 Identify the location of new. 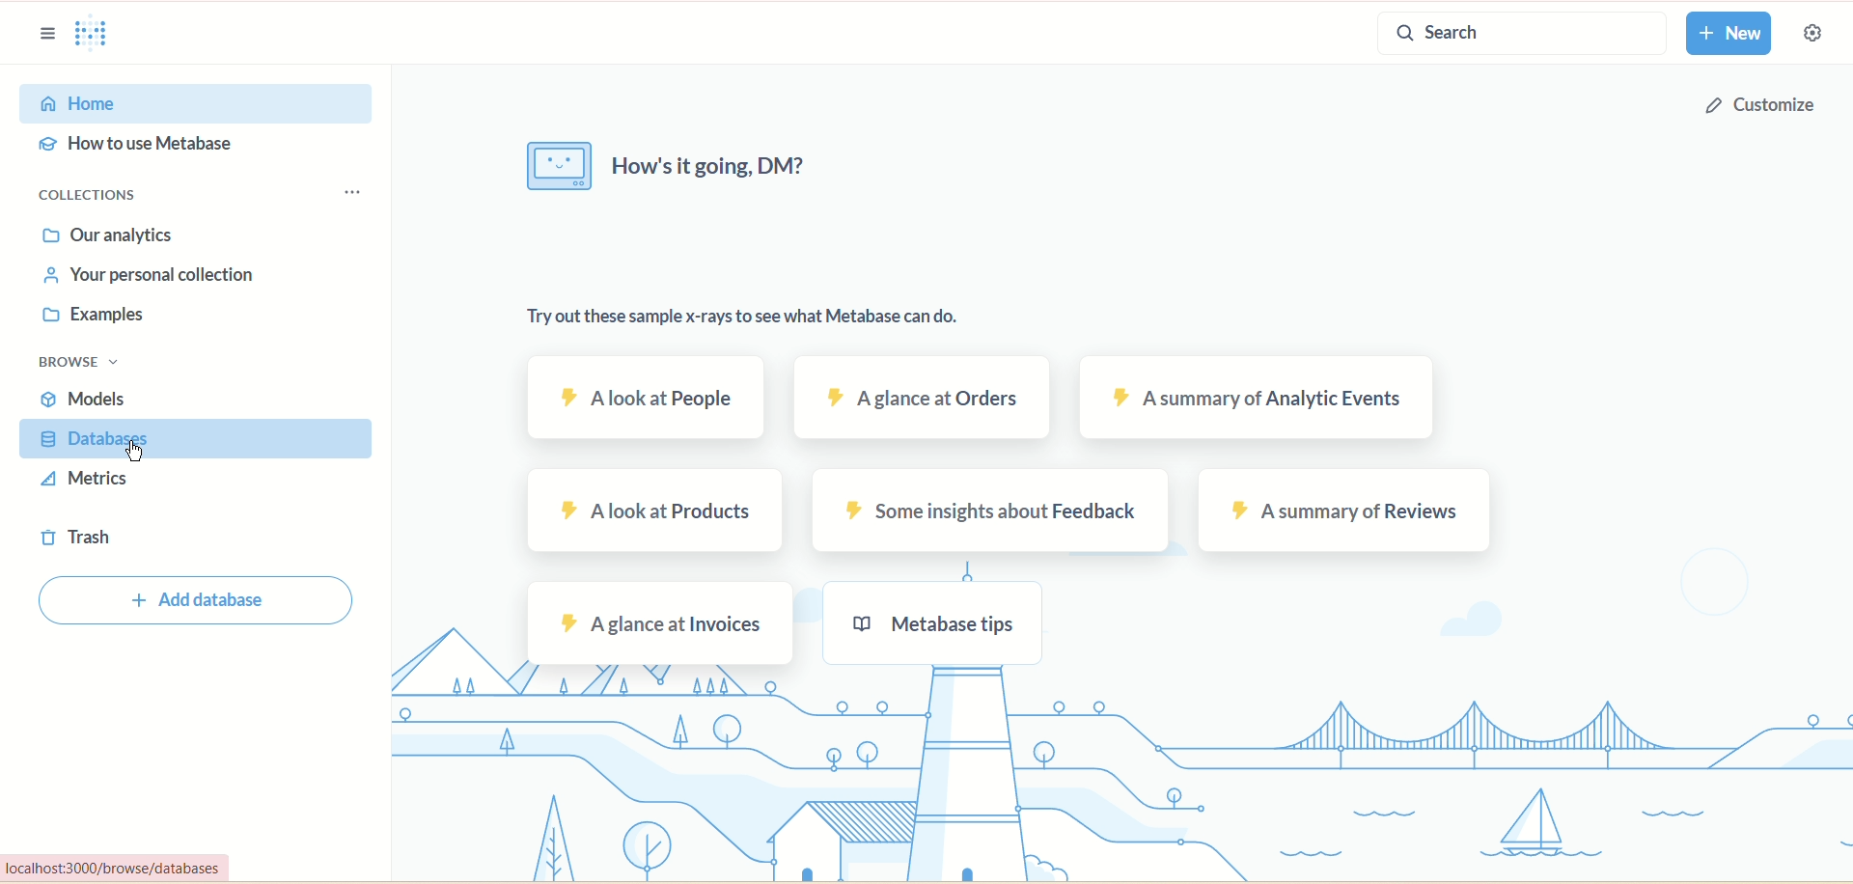
(1729, 34).